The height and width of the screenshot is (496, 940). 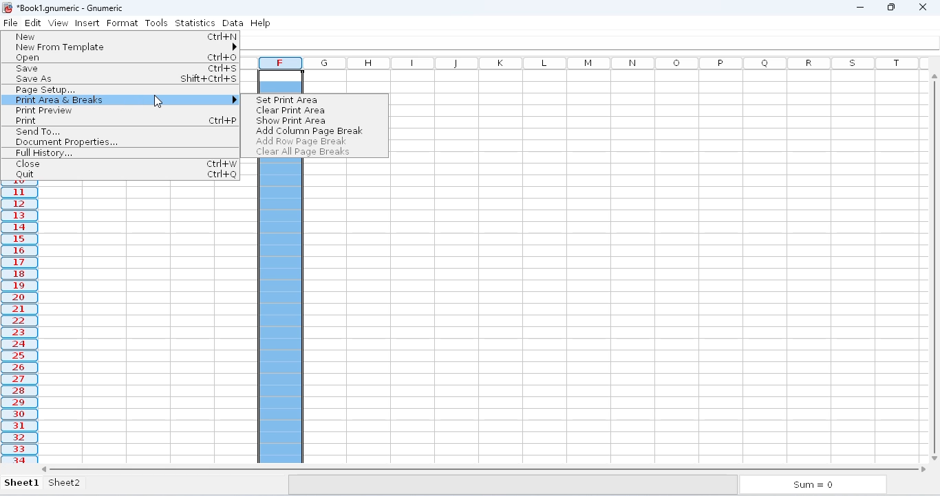 What do you see at coordinates (61, 23) in the screenshot?
I see `view` at bounding box center [61, 23].